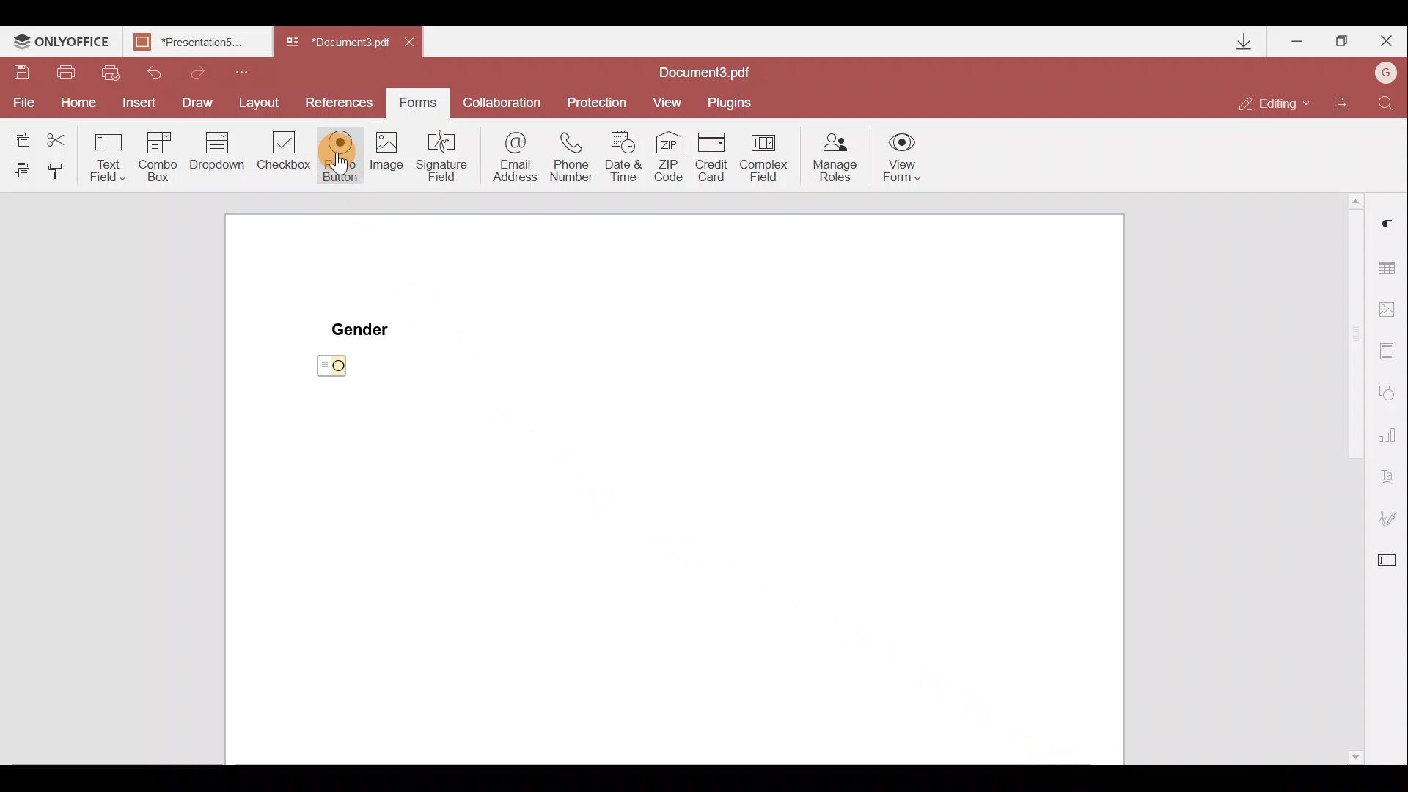 This screenshot has height=792, width=1408. Describe the element at coordinates (1280, 98) in the screenshot. I see `Editing mode` at that location.